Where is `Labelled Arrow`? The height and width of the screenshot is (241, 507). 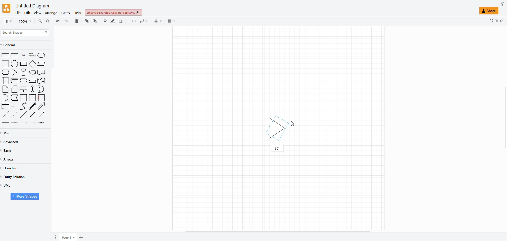
Labelled Arrow is located at coordinates (33, 123).